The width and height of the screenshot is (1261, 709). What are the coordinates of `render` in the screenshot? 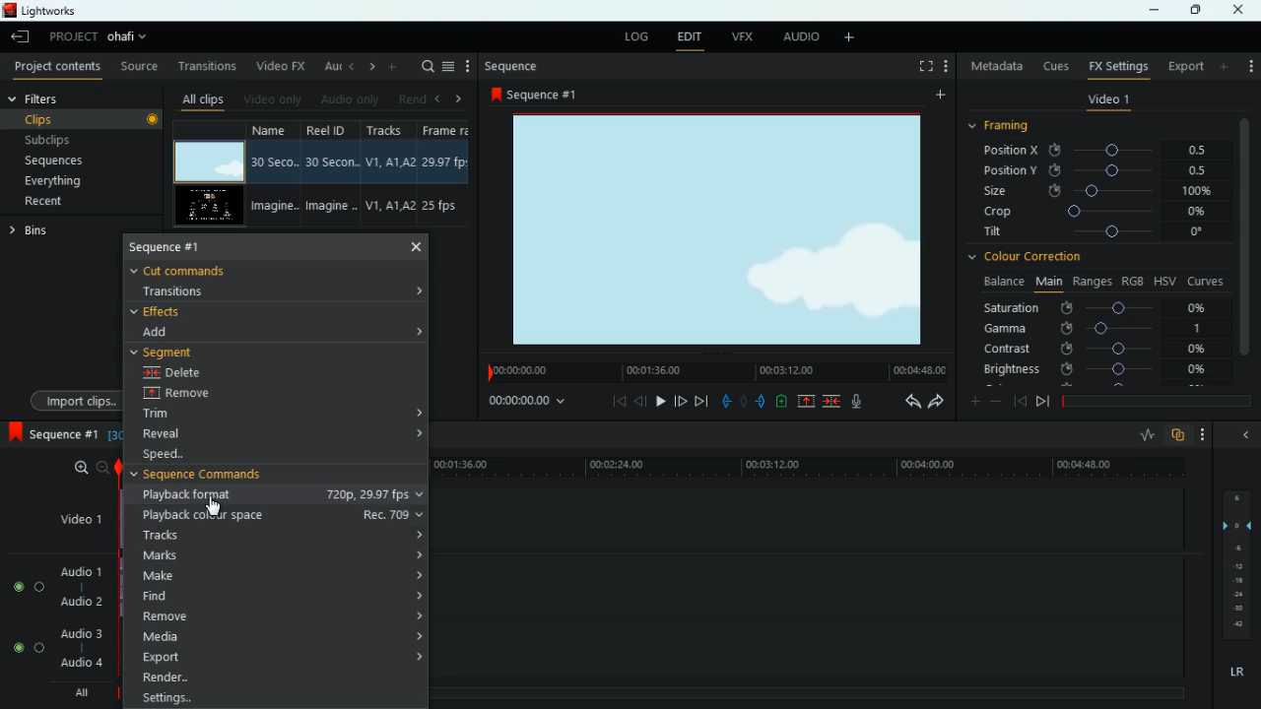 It's located at (285, 678).